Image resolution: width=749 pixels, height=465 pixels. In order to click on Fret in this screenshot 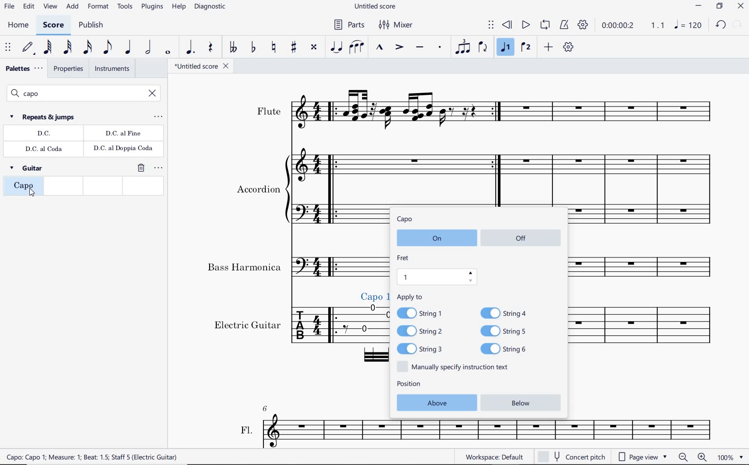, I will do `click(403, 257)`.